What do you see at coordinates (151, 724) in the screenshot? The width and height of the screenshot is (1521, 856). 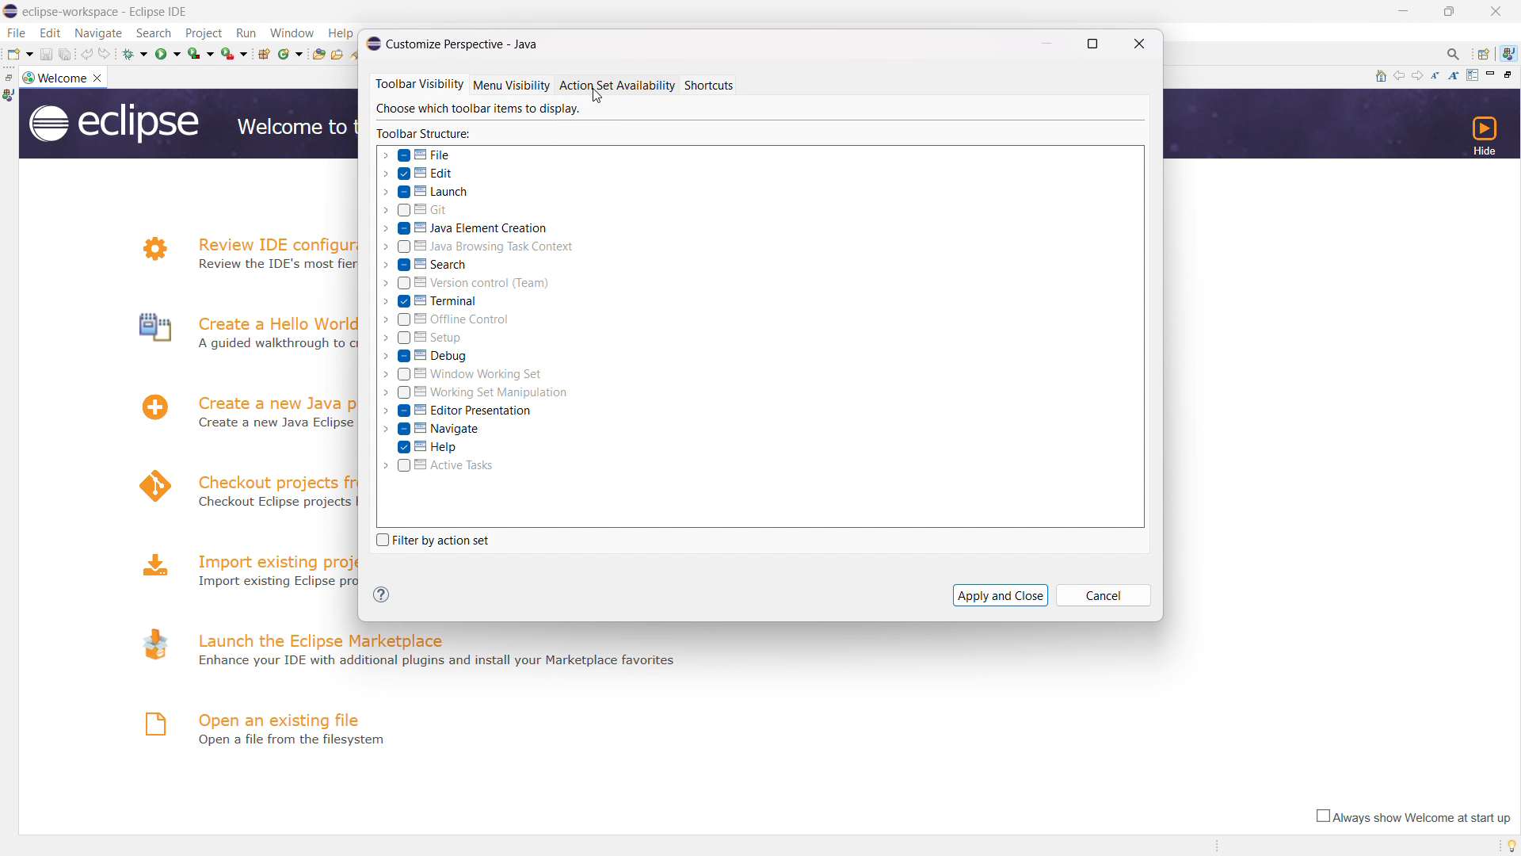 I see `logo` at bounding box center [151, 724].